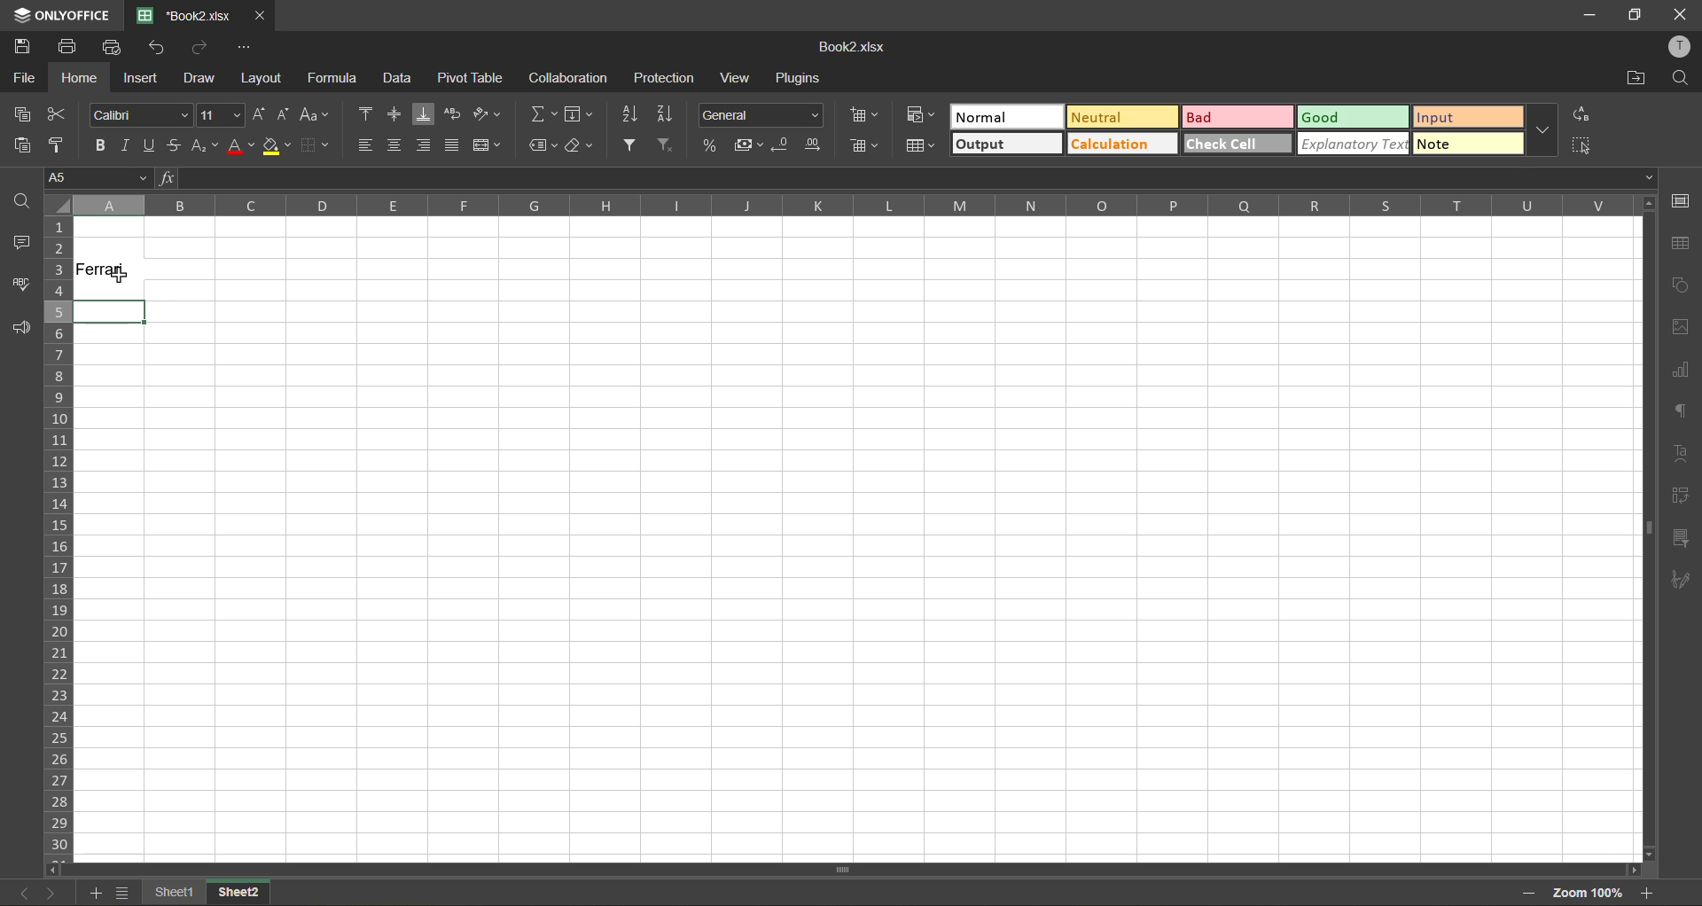  What do you see at coordinates (1680, 371) in the screenshot?
I see `charts` at bounding box center [1680, 371].